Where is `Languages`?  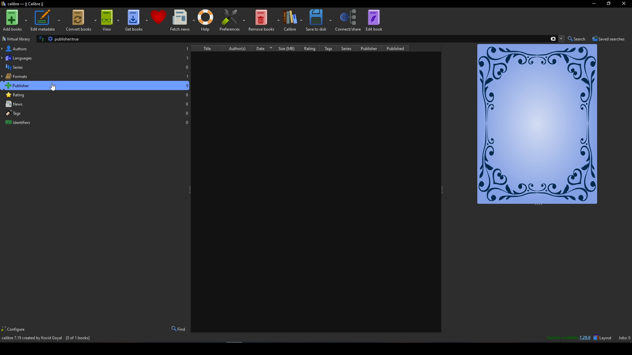 Languages is located at coordinates (95, 57).